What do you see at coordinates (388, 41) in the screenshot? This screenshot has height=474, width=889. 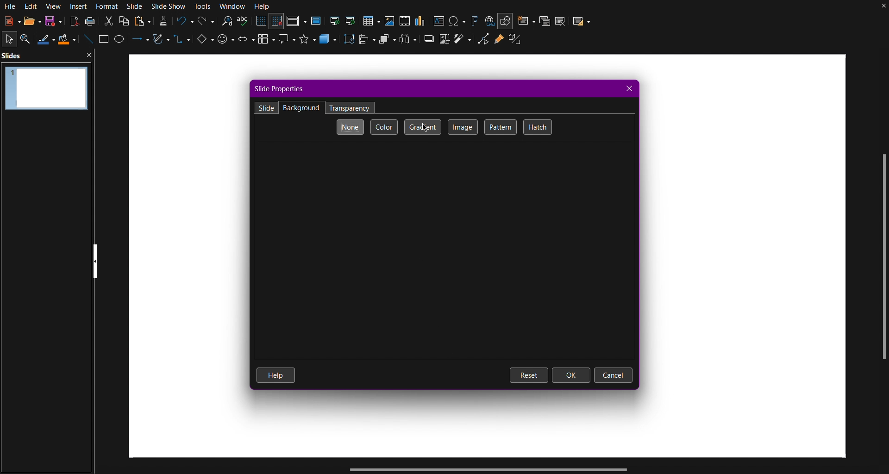 I see `Arrange` at bounding box center [388, 41].